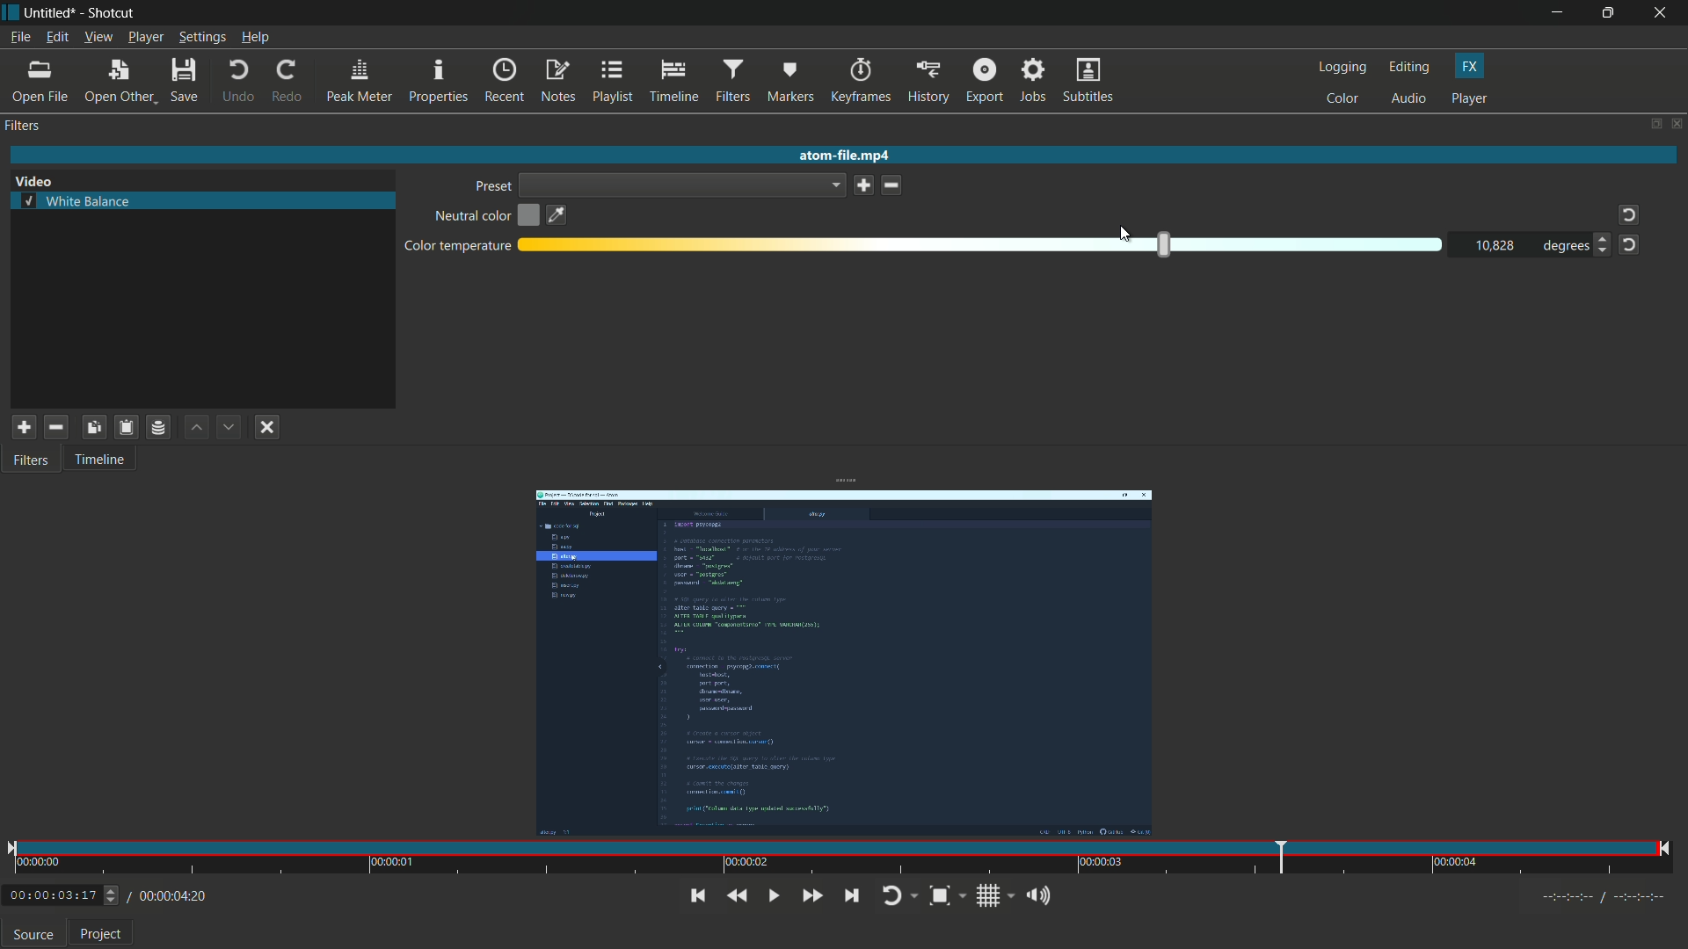 The width and height of the screenshot is (1688, 949). What do you see at coordinates (20, 36) in the screenshot?
I see `file menu` at bounding box center [20, 36].